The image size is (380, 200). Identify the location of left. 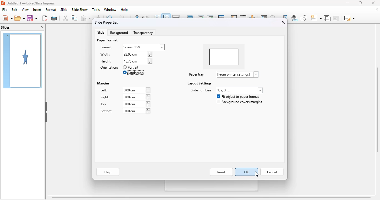
(107, 91).